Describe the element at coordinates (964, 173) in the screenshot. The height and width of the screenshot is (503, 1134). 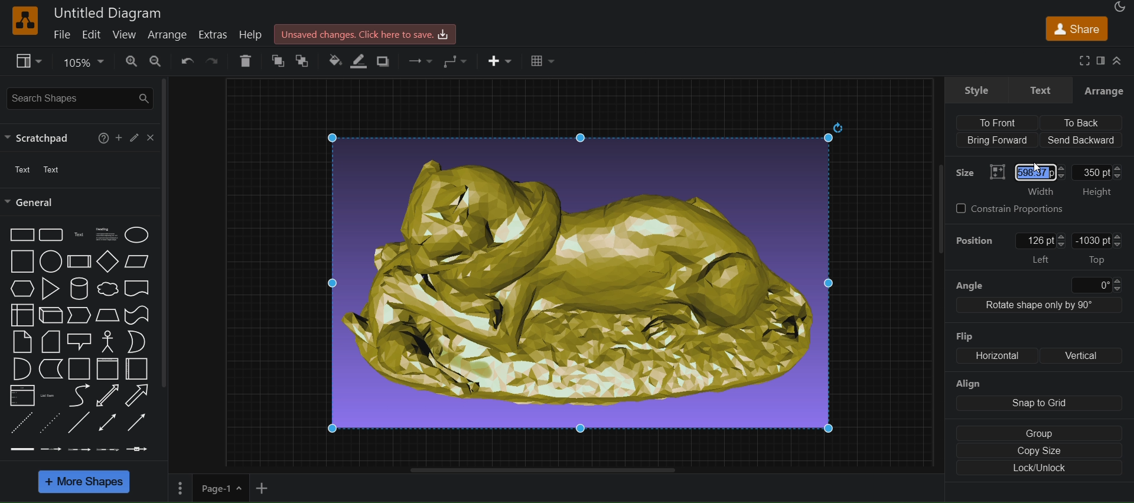
I see `Size` at that location.